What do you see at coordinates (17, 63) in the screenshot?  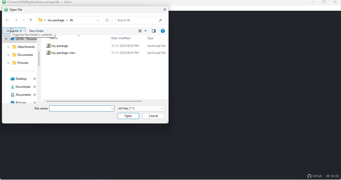 I see `pictures` at bounding box center [17, 63].